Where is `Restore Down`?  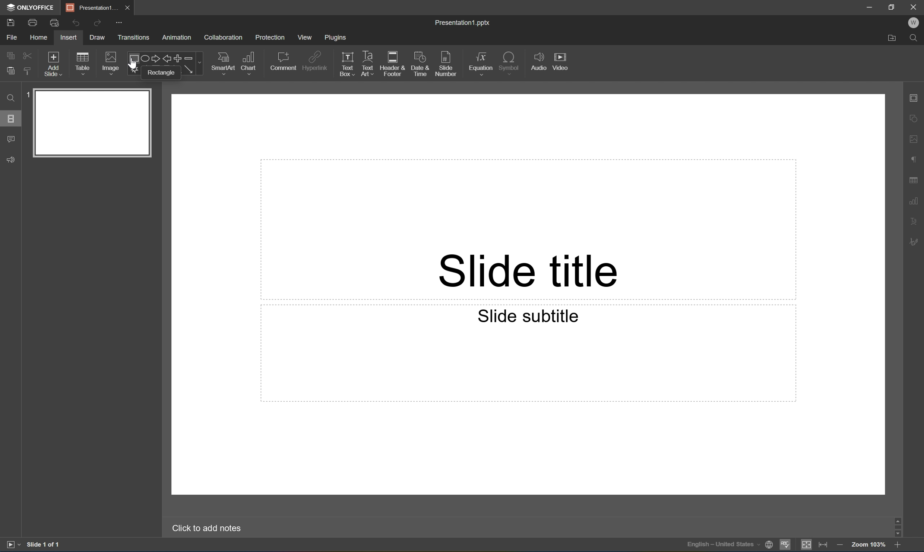 Restore Down is located at coordinates (892, 6).